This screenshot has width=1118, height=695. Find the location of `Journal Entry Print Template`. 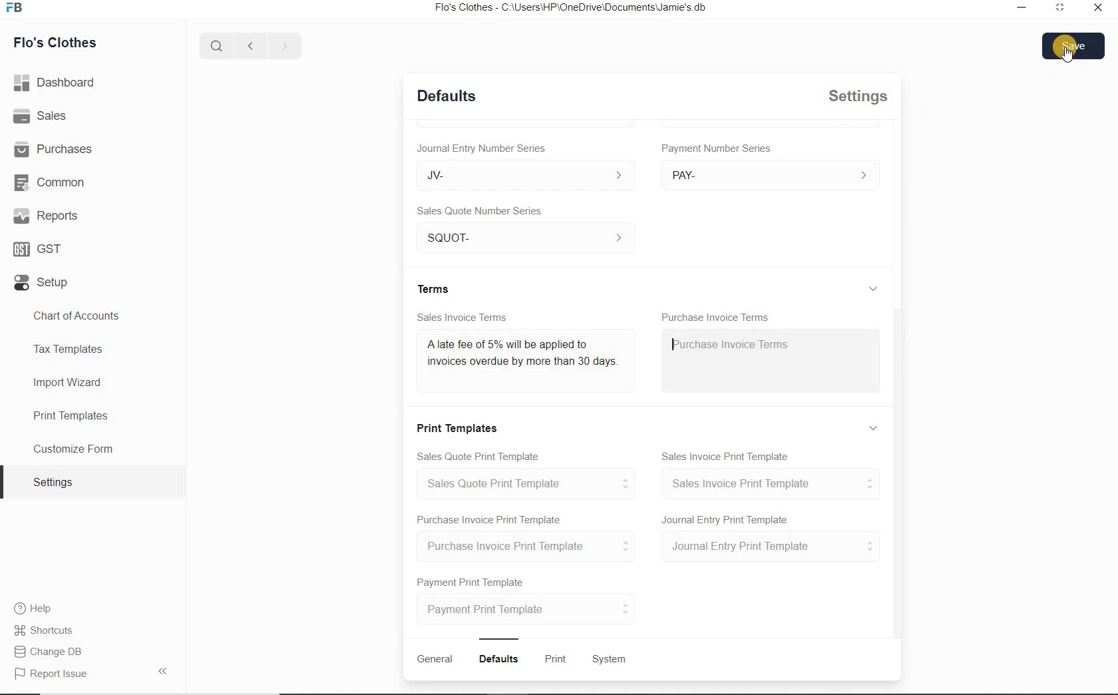

Journal Entry Print Template is located at coordinates (726, 519).